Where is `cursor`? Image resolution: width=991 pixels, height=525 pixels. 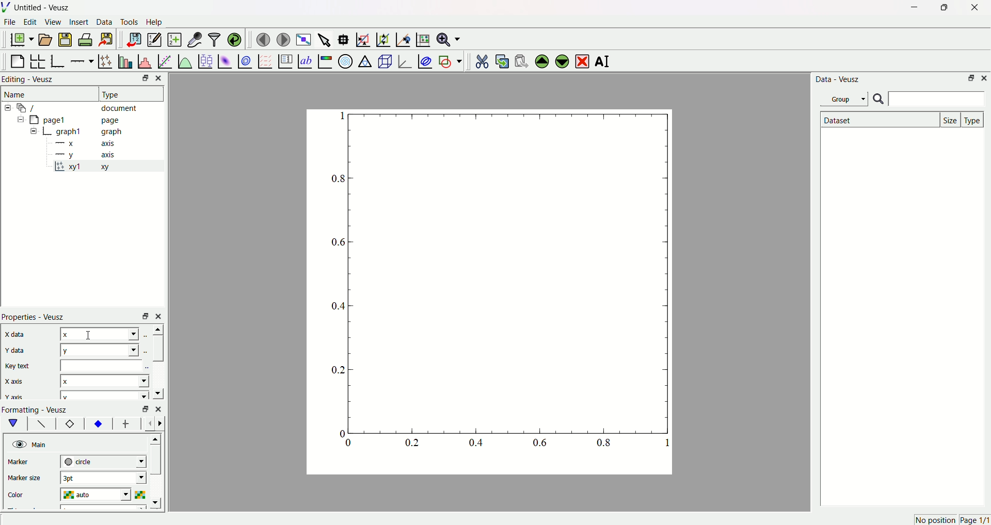
cursor is located at coordinates (89, 335).